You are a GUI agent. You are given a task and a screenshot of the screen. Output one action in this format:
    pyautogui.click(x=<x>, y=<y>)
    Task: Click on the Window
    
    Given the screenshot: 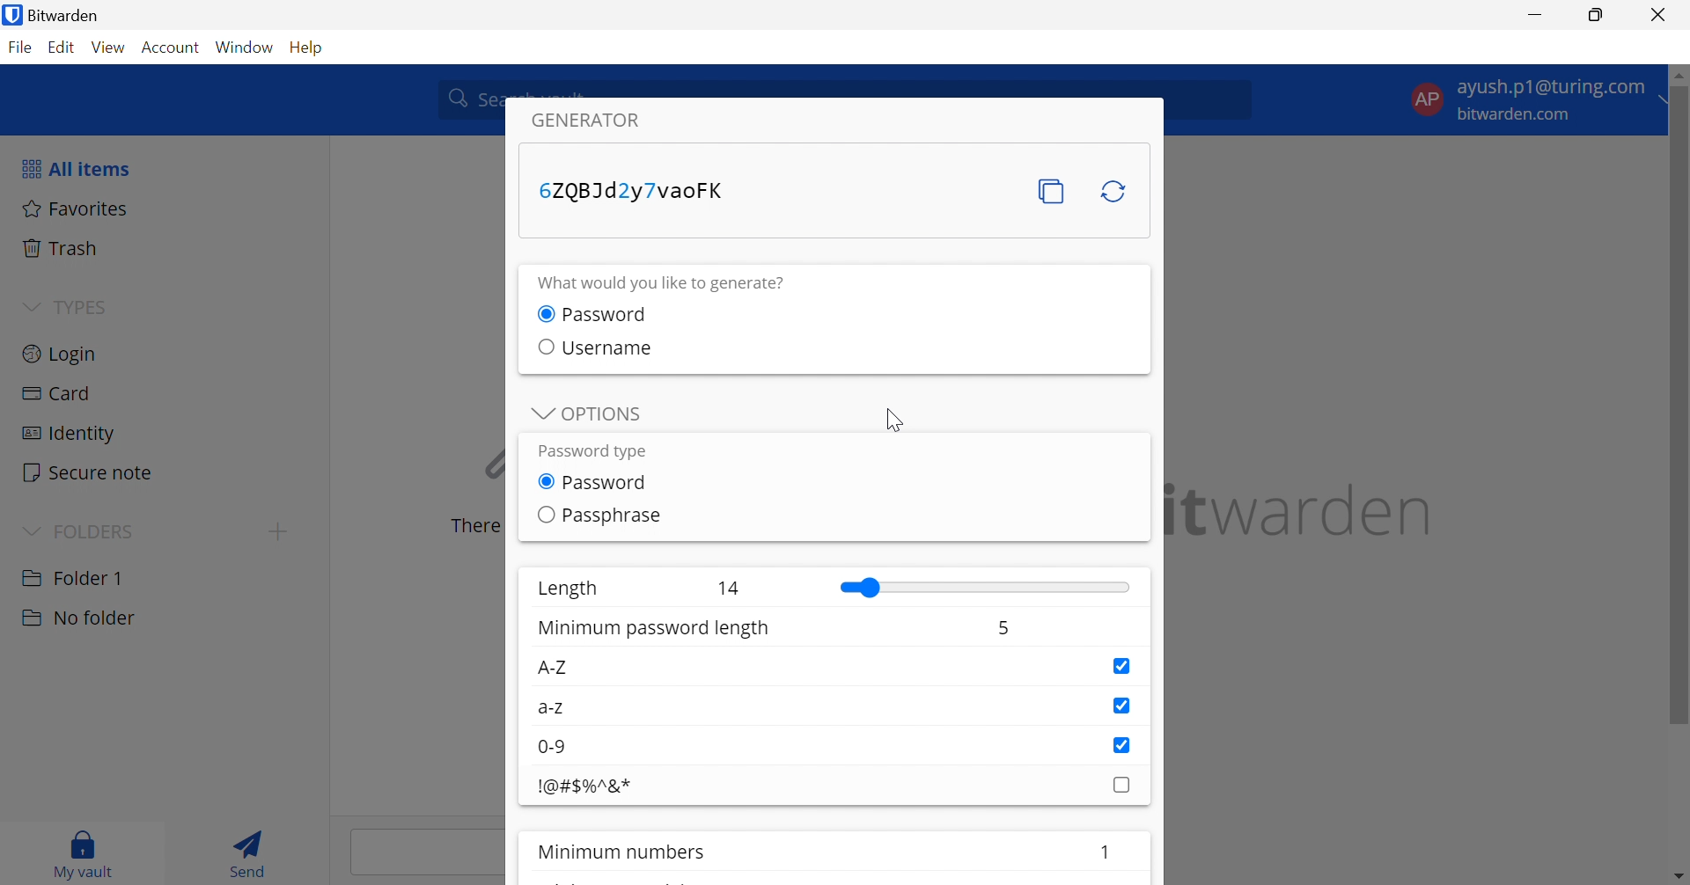 What is the action you would take?
    pyautogui.click(x=245, y=48)
    